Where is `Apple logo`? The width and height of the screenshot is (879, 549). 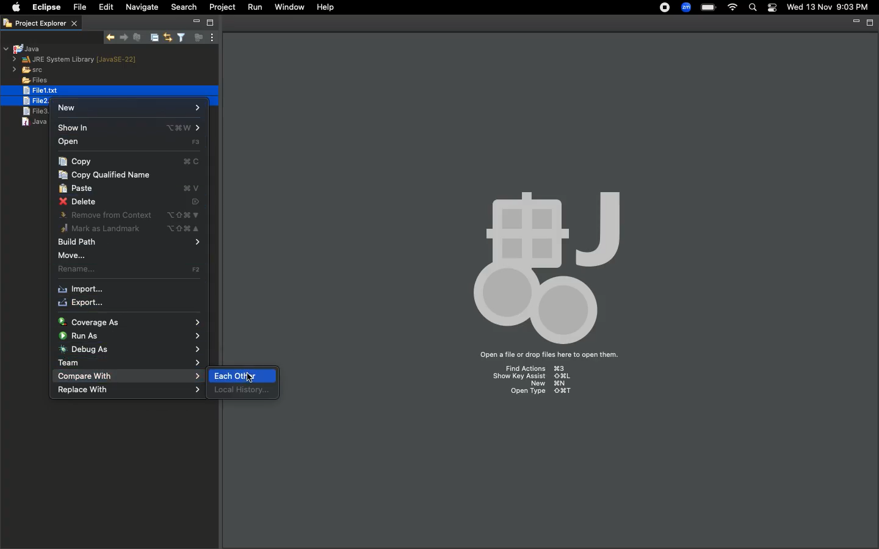 Apple logo is located at coordinates (13, 9).